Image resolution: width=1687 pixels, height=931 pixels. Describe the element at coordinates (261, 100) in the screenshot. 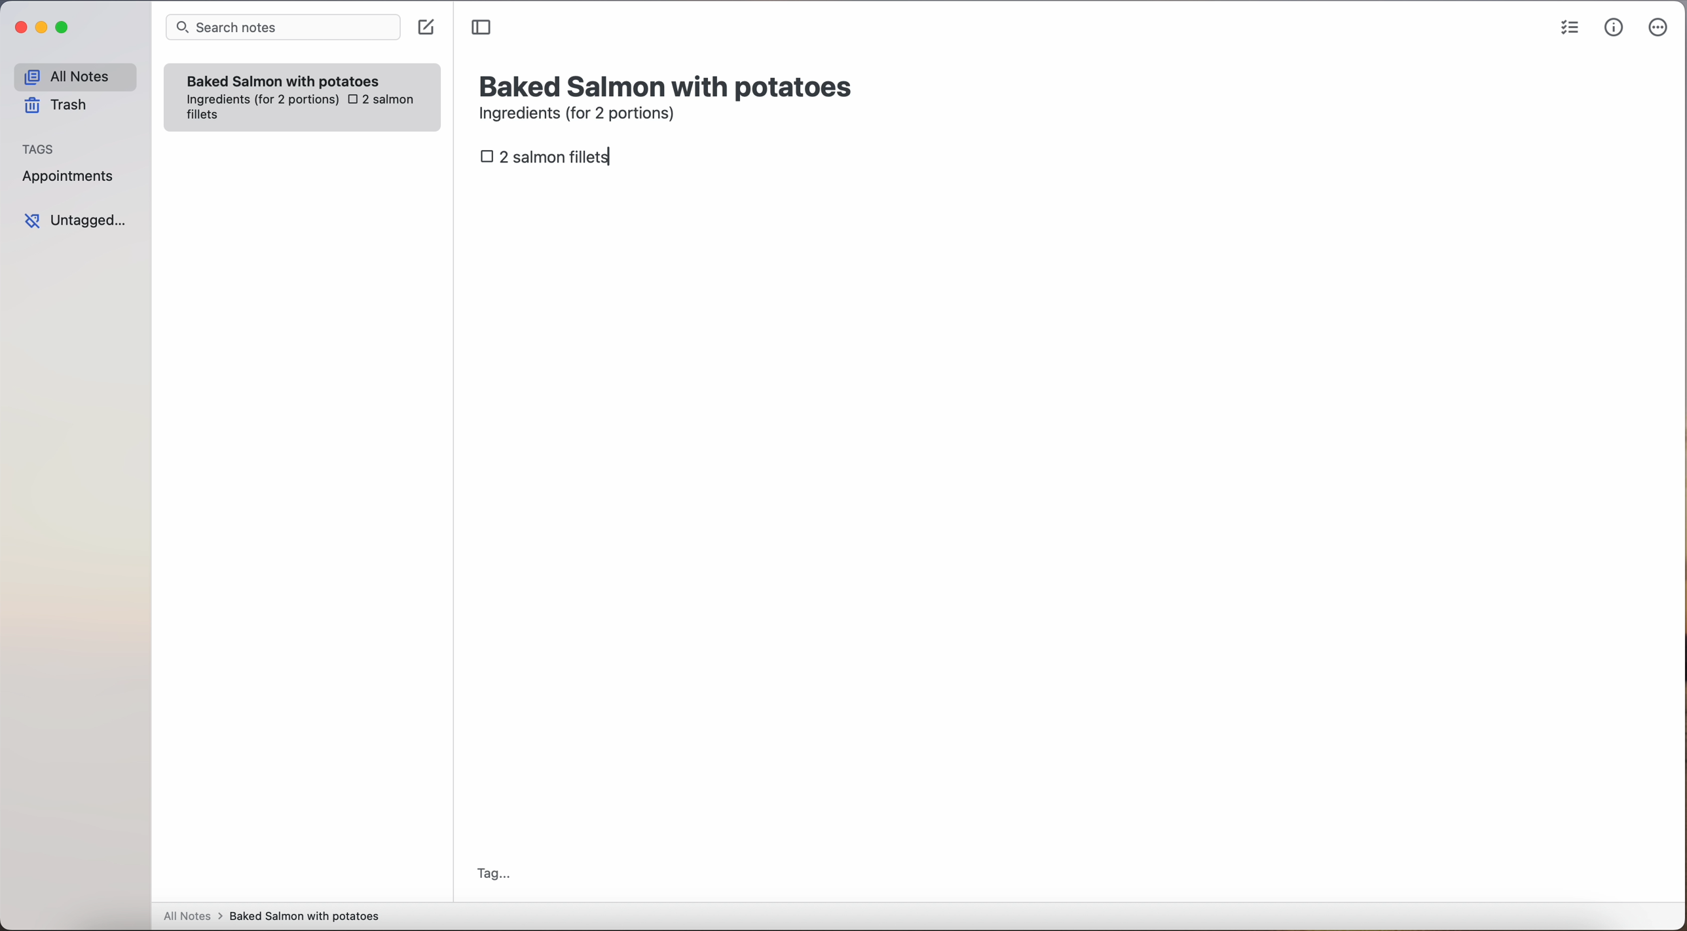

I see `ingredientes (for 2 portions)` at that location.